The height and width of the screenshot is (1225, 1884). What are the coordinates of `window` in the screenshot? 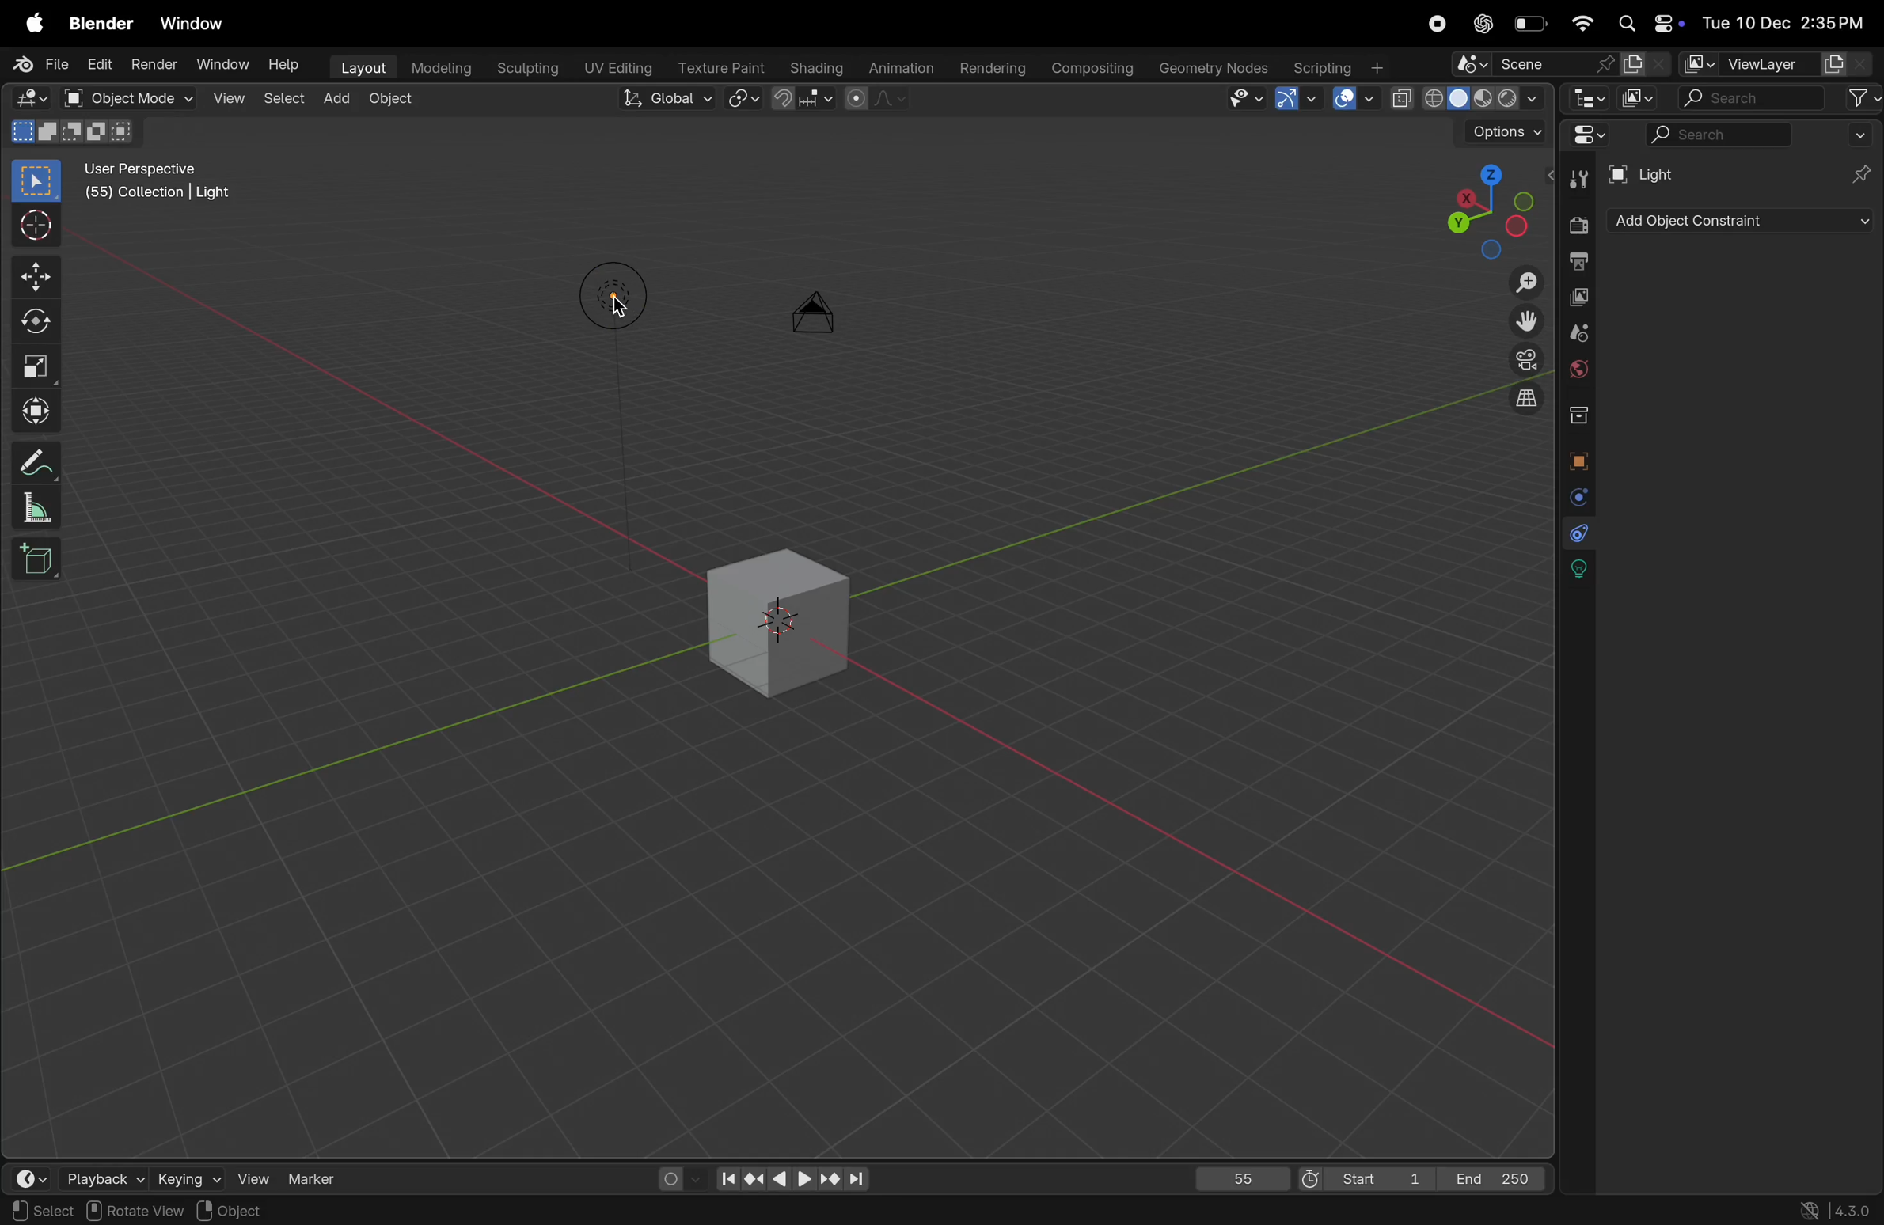 It's located at (196, 23).